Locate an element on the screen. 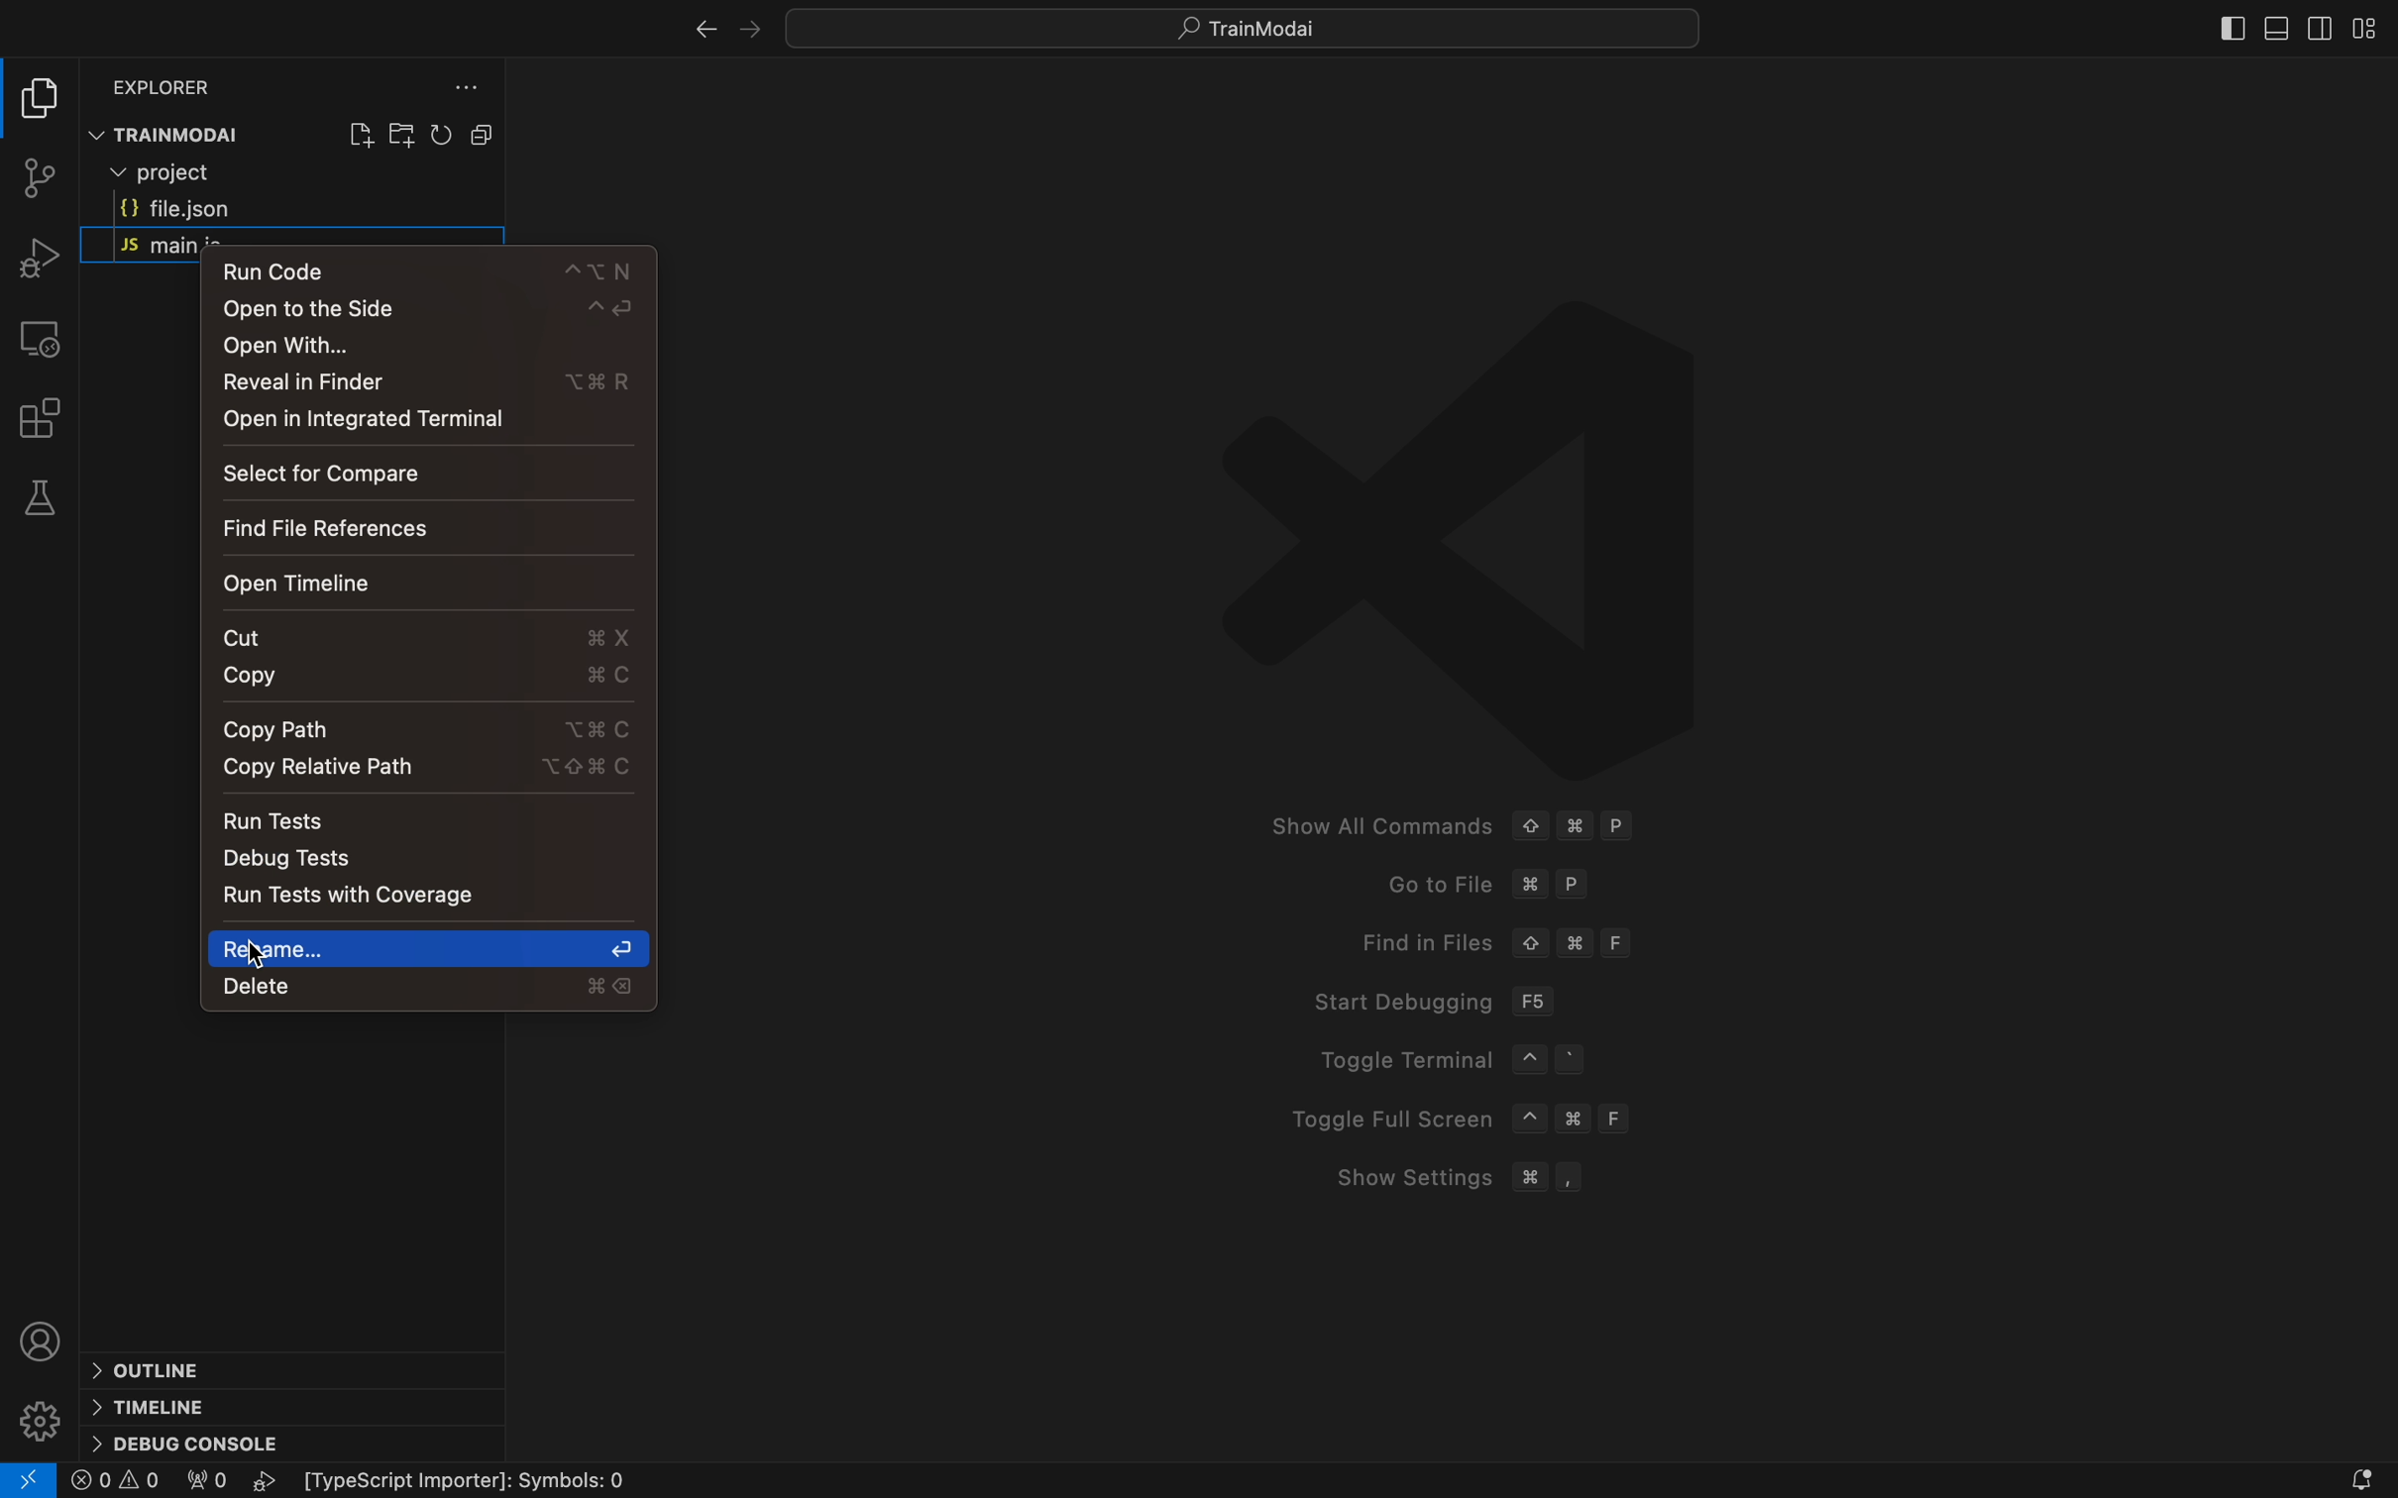 The image size is (2398, 1498). reload is located at coordinates (442, 133).